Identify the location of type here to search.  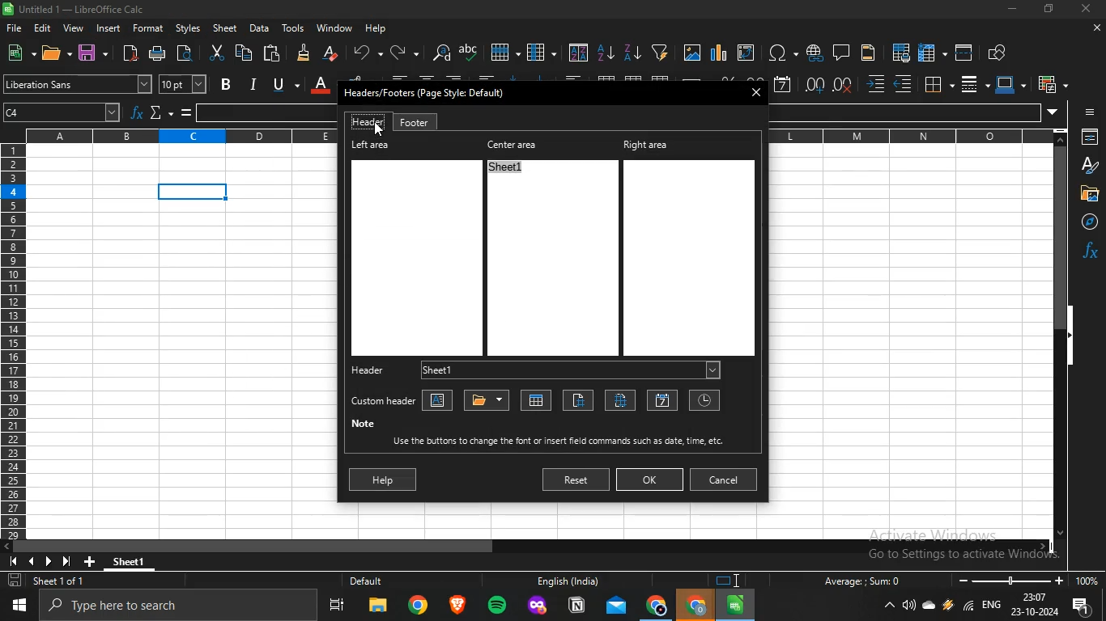
(182, 606).